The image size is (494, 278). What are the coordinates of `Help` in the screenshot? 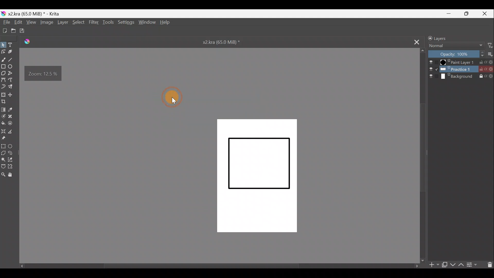 It's located at (167, 23).